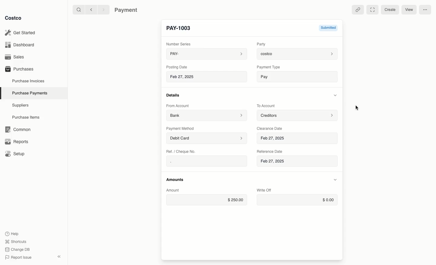 This screenshot has height=265, width=436. What do you see at coordinates (19, 129) in the screenshot?
I see `‘Common` at bounding box center [19, 129].